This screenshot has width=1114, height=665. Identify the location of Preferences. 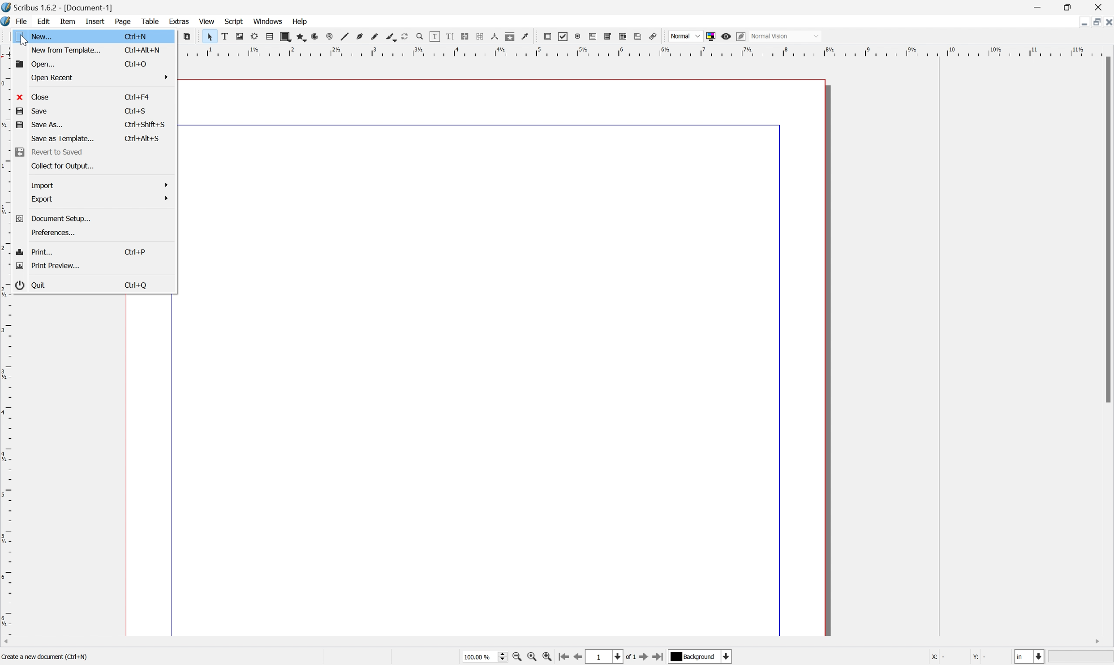
(54, 233).